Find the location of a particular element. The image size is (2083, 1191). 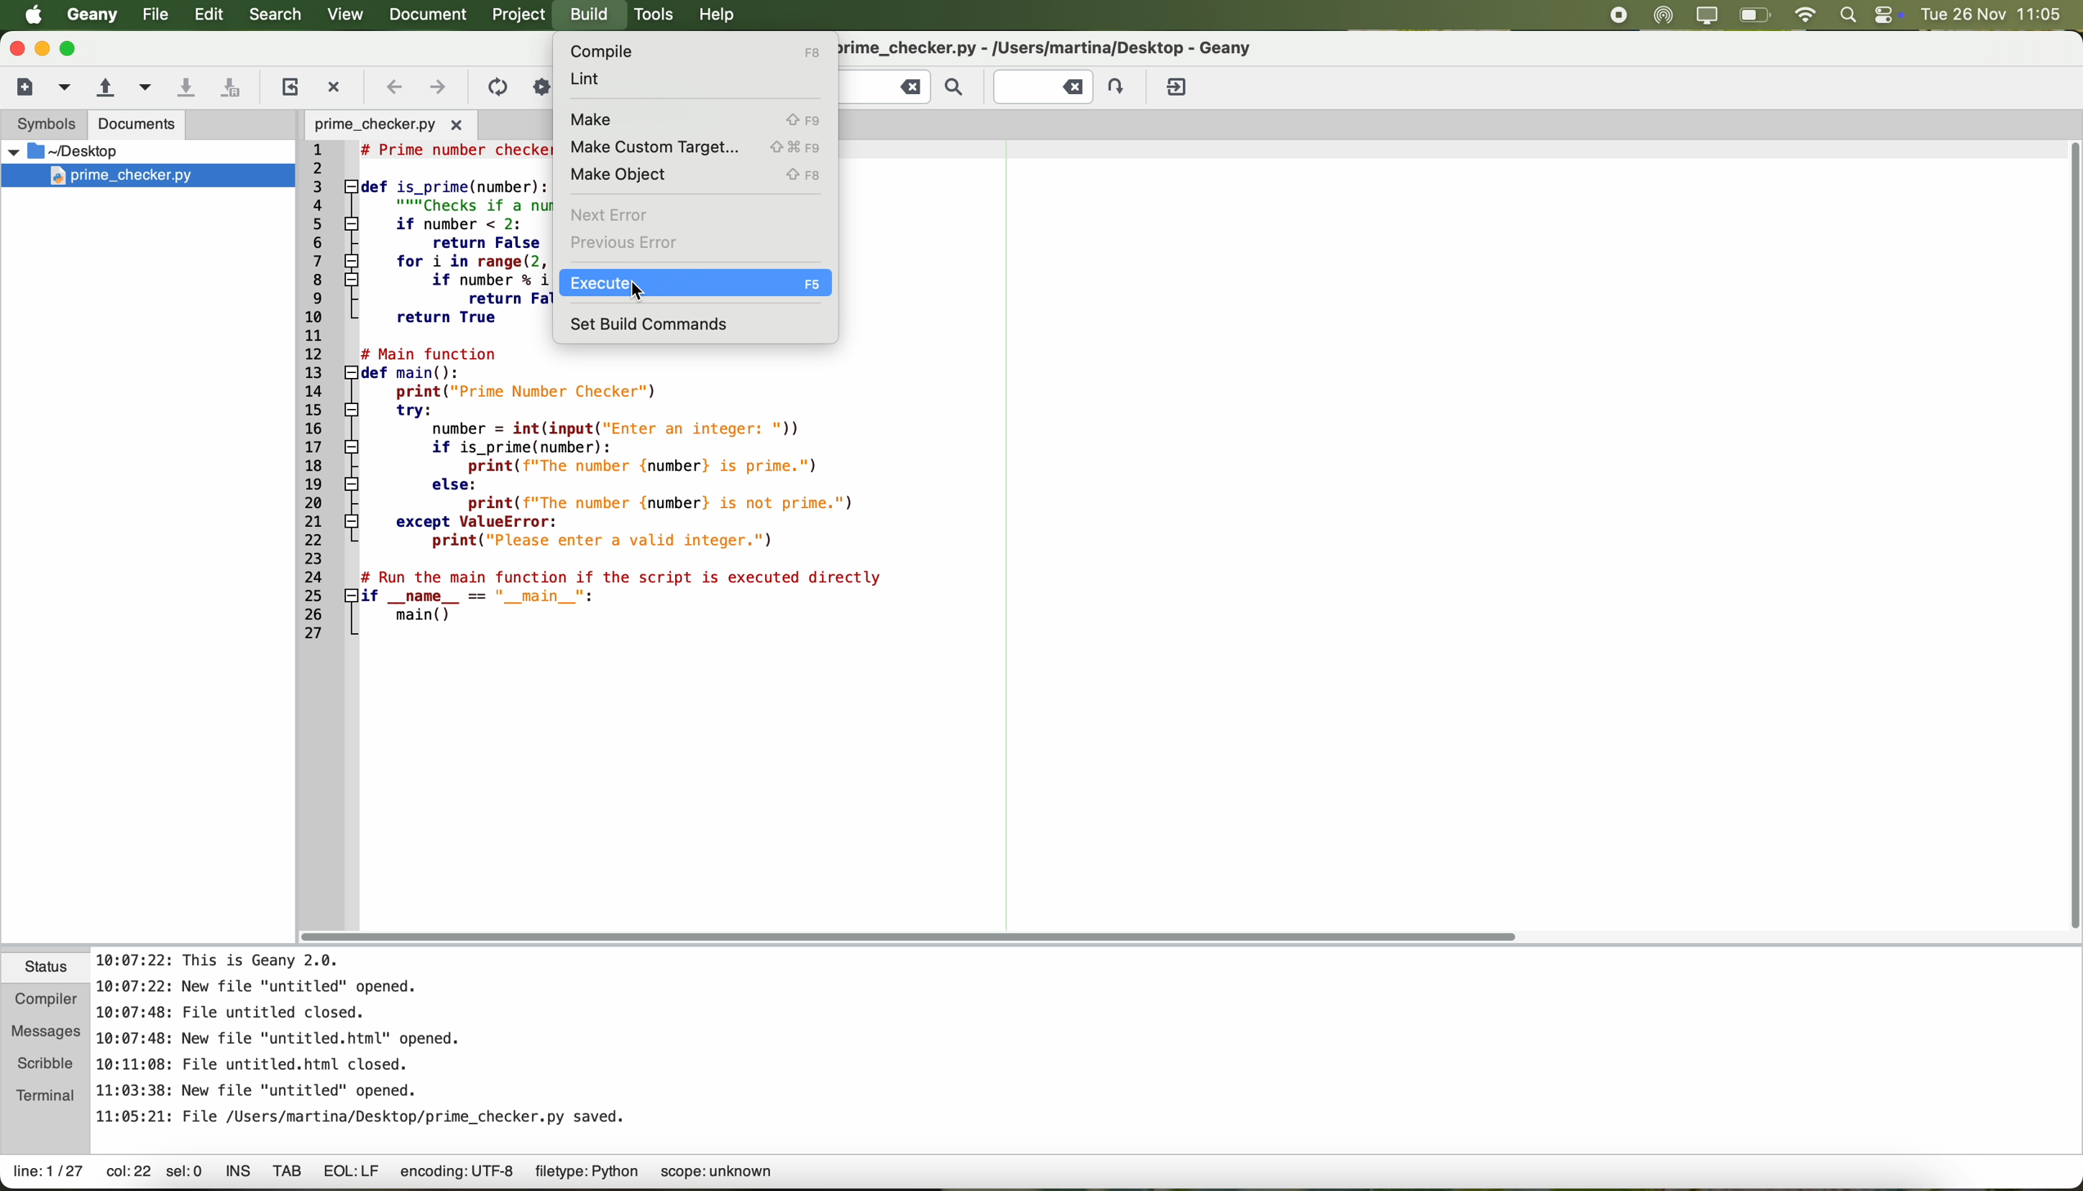

minimize Geany is located at coordinates (43, 47).